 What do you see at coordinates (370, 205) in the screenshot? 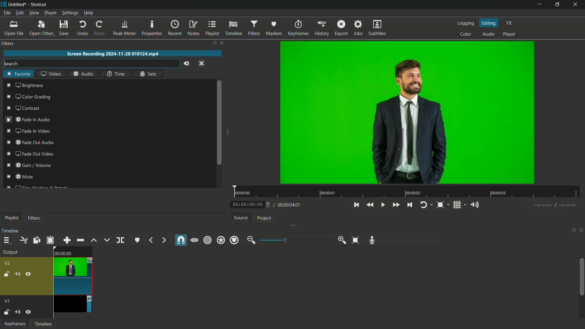
I see `quickly play backward` at bounding box center [370, 205].